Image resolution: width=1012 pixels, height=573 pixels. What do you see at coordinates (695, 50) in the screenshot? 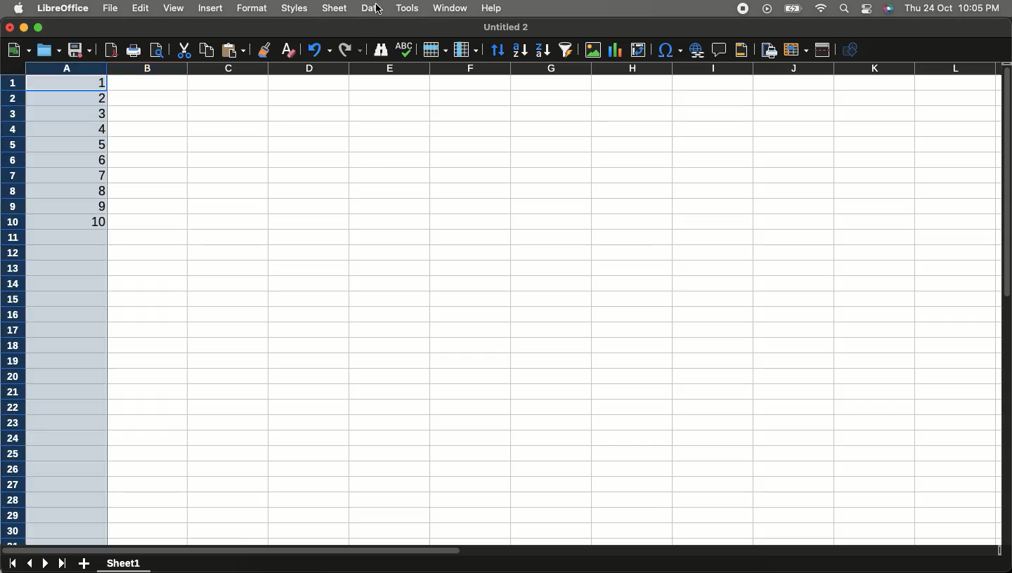
I see `Insert hyperlink` at bounding box center [695, 50].